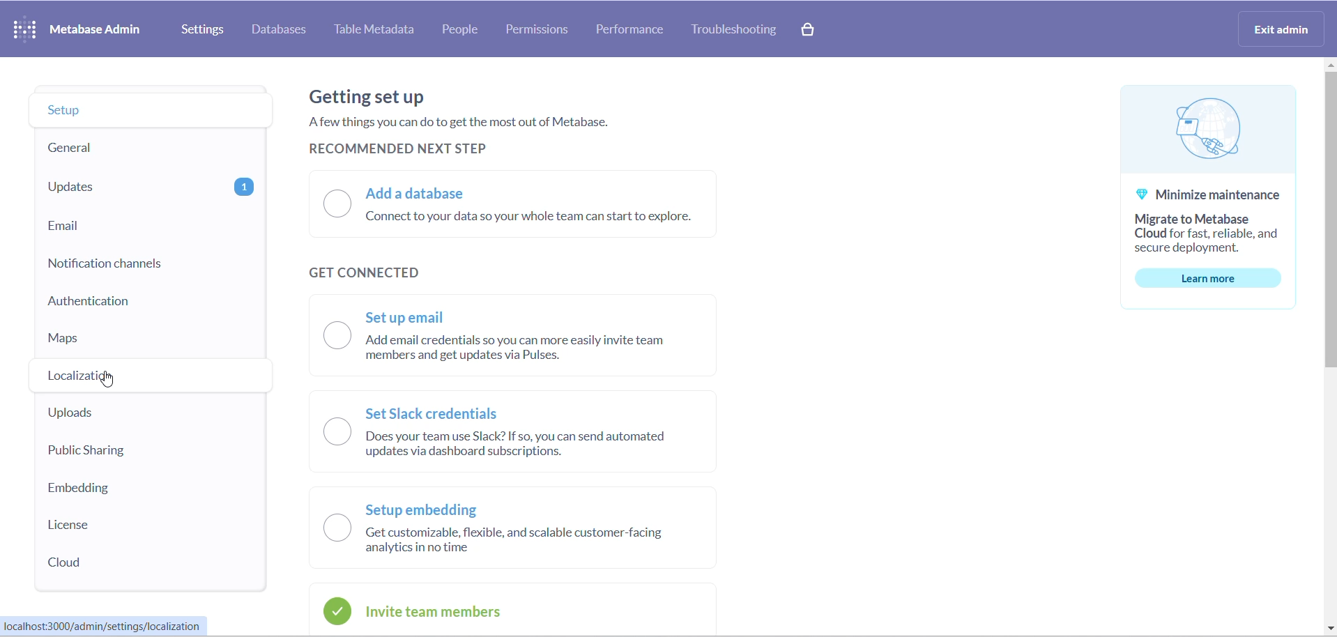 The image size is (1337, 637). Describe the element at coordinates (134, 415) in the screenshot. I see `UPLOADS` at that location.